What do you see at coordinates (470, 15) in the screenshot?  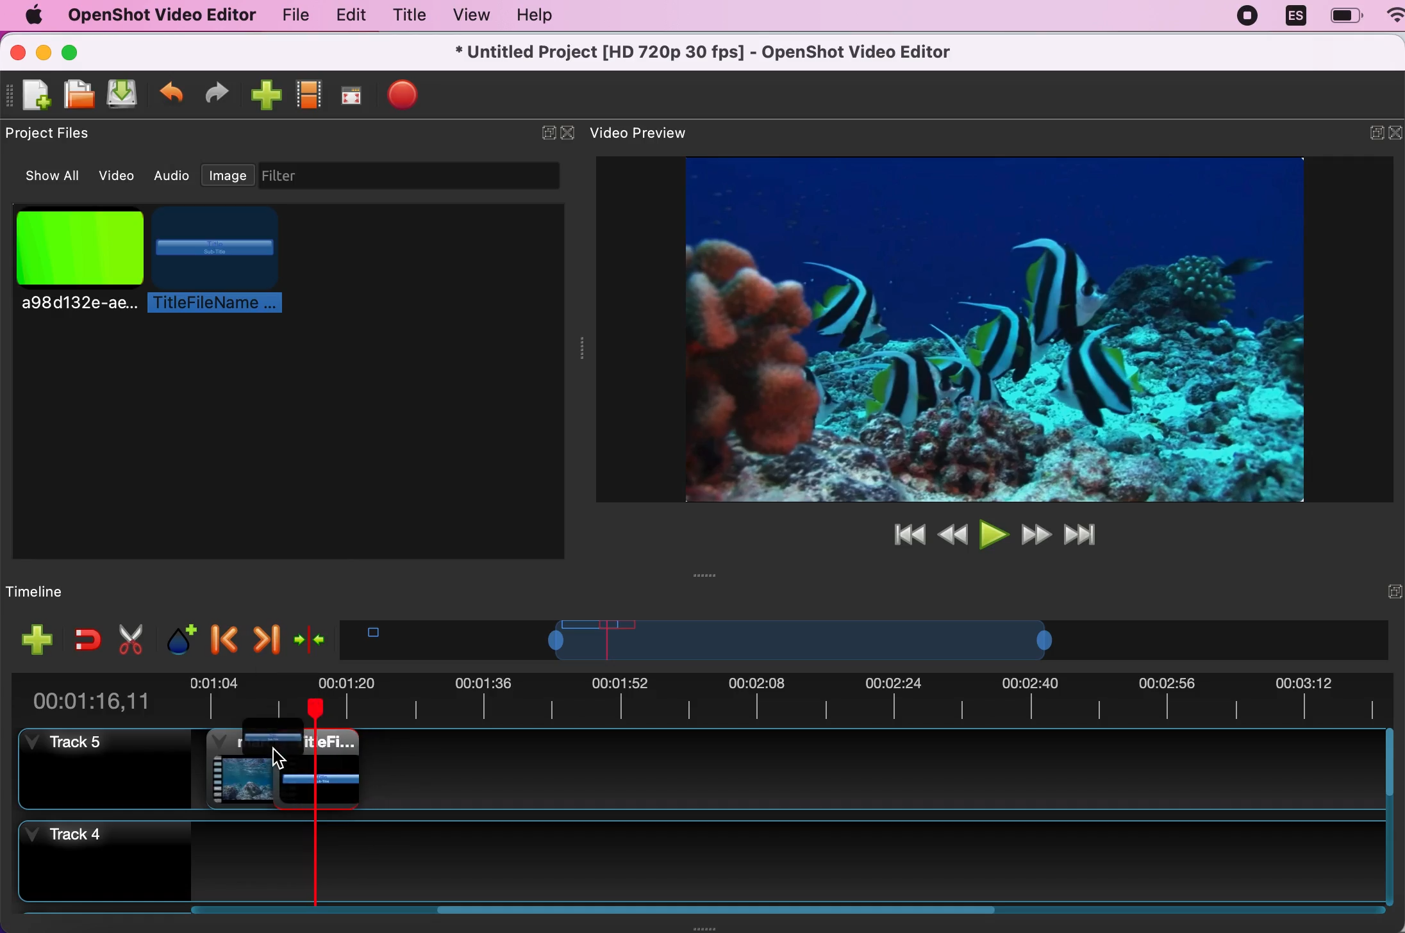 I see `view` at bounding box center [470, 15].